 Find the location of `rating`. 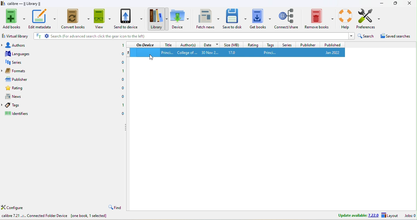

rating is located at coordinates (19, 88).